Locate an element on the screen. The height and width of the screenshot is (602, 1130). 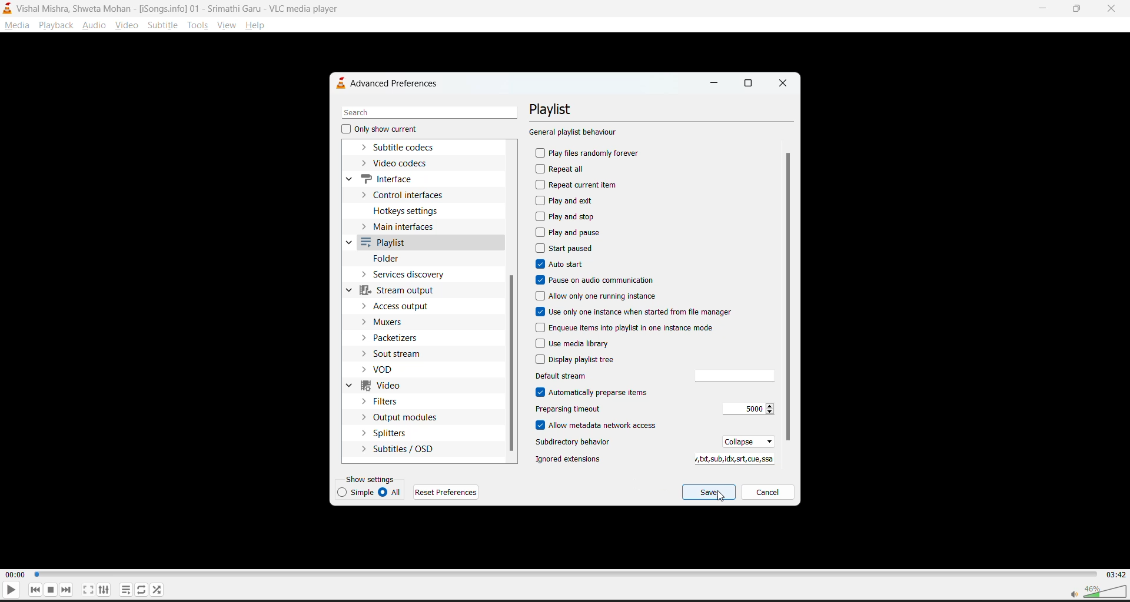
simple is located at coordinates (353, 493).